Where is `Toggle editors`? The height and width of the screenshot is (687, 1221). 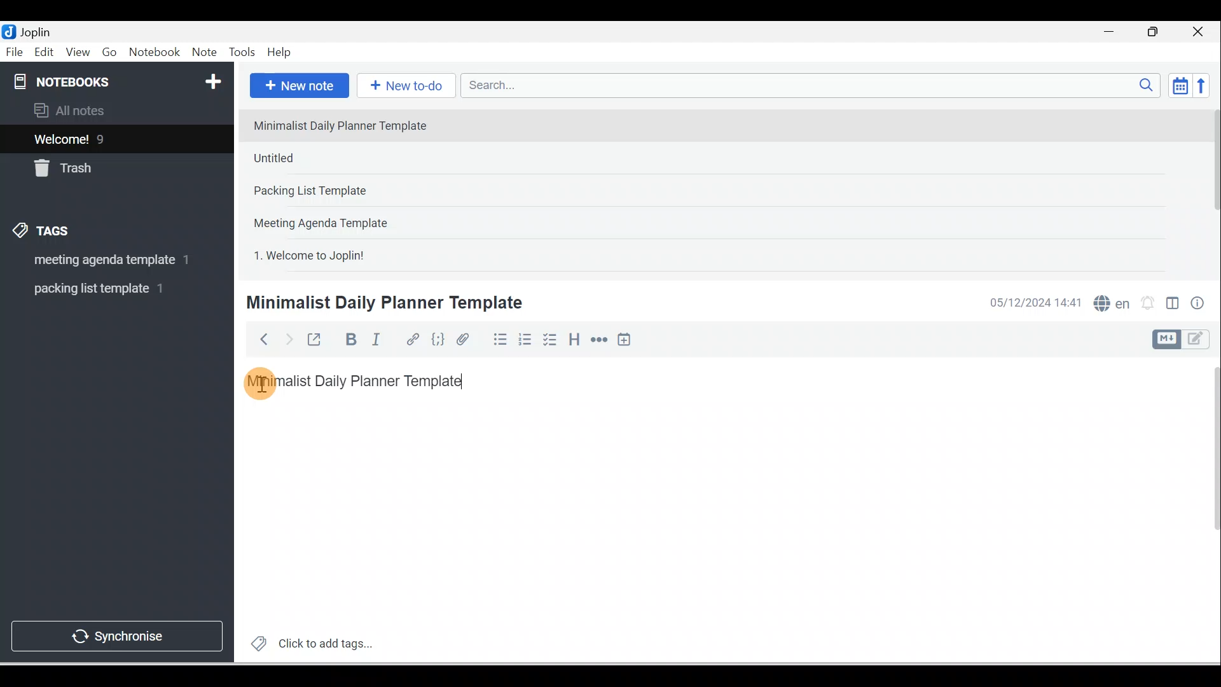
Toggle editors is located at coordinates (1173, 305).